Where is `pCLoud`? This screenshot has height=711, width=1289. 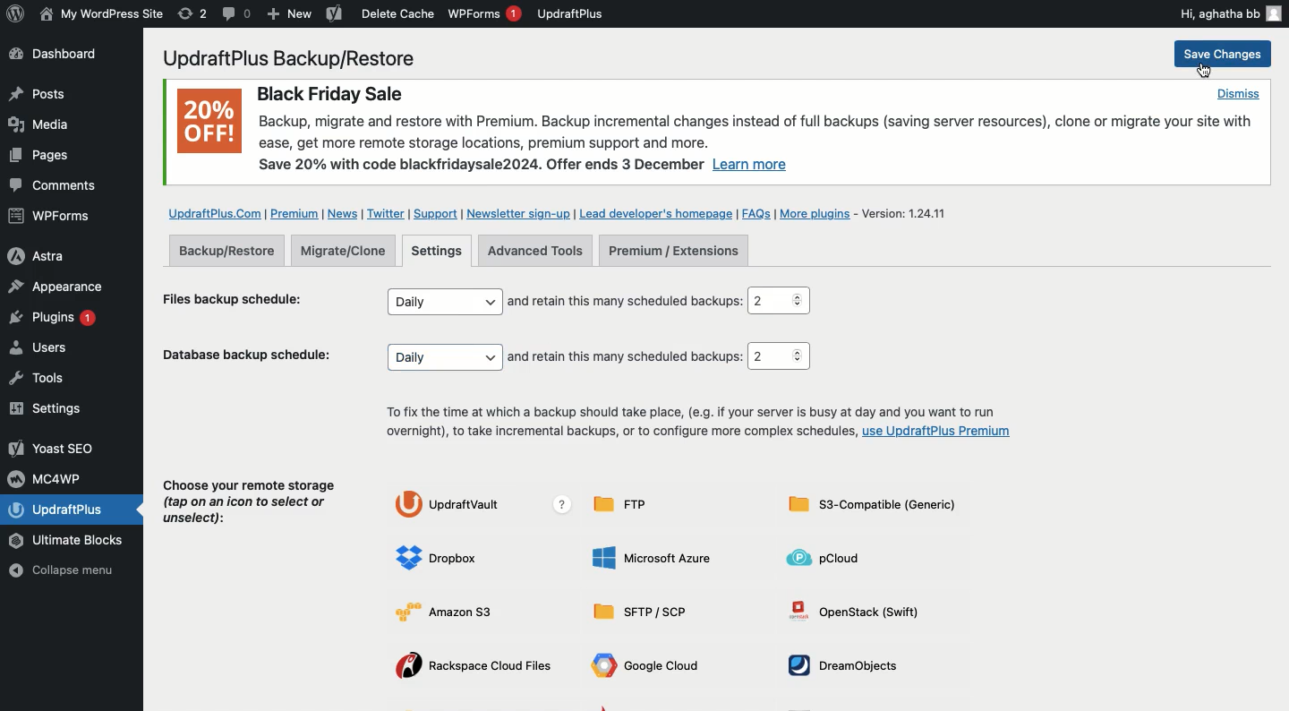 pCLoud is located at coordinates (831, 557).